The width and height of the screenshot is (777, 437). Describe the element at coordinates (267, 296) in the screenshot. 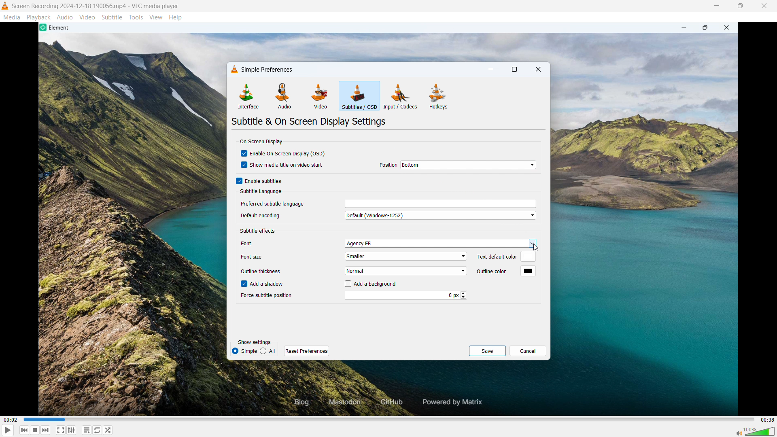

I see `Force subtitle position` at that location.